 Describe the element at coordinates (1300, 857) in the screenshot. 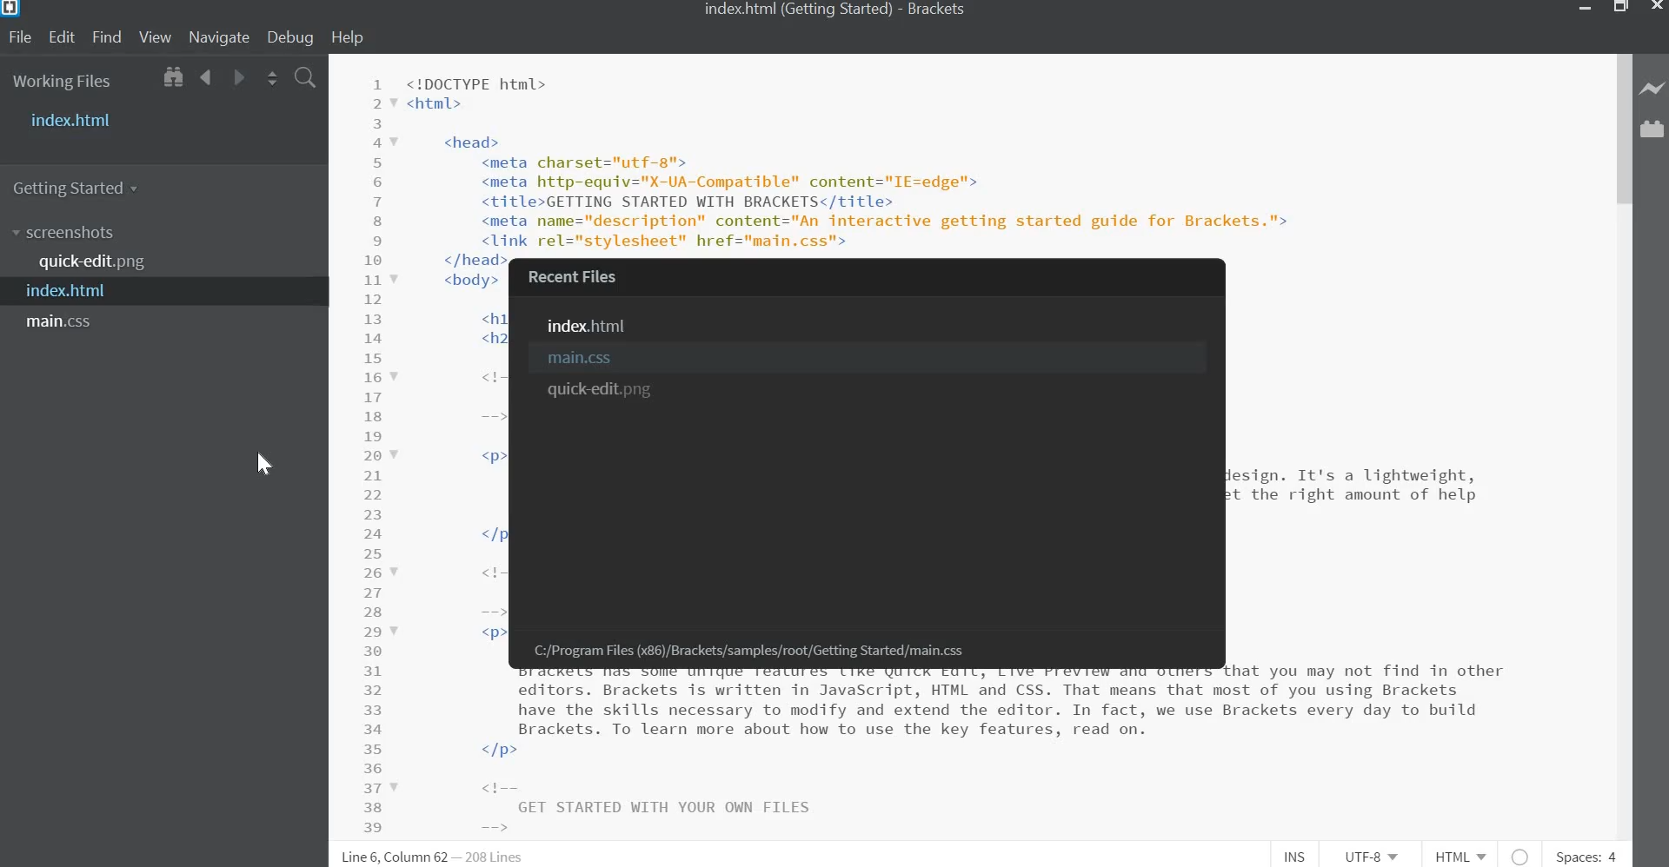

I see `Insert` at that location.